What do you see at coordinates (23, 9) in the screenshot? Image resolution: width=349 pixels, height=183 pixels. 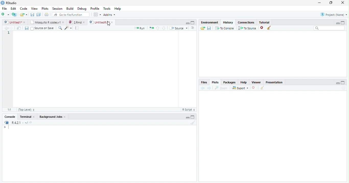 I see `Code` at bounding box center [23, 9].